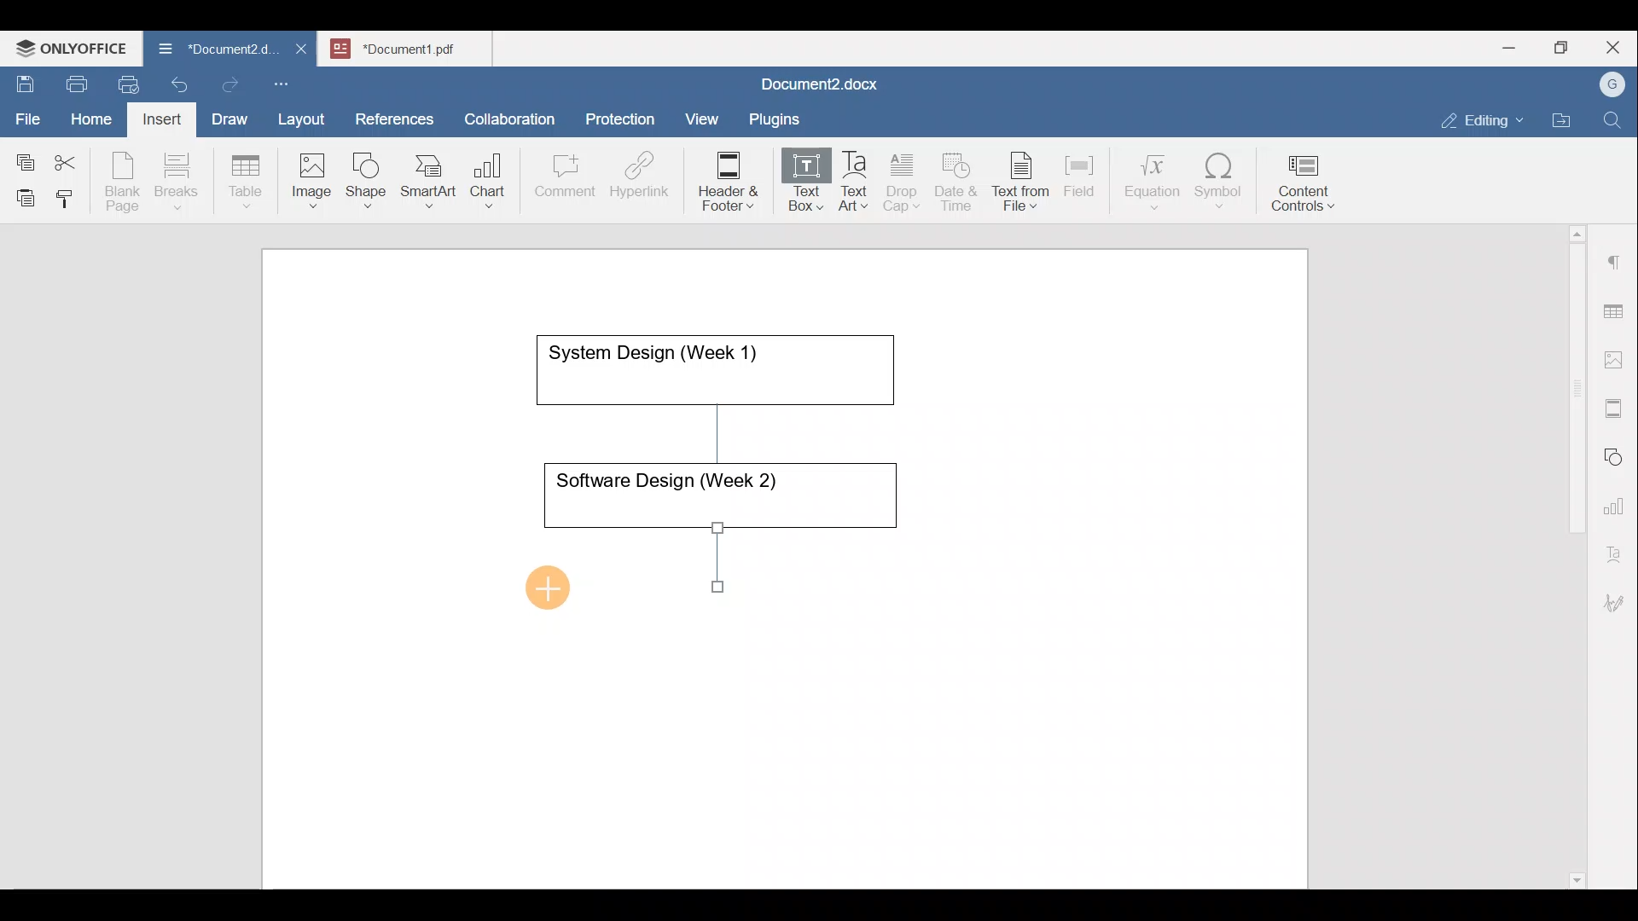  I want to click on ONLYOFFICE, so click(73, 47).